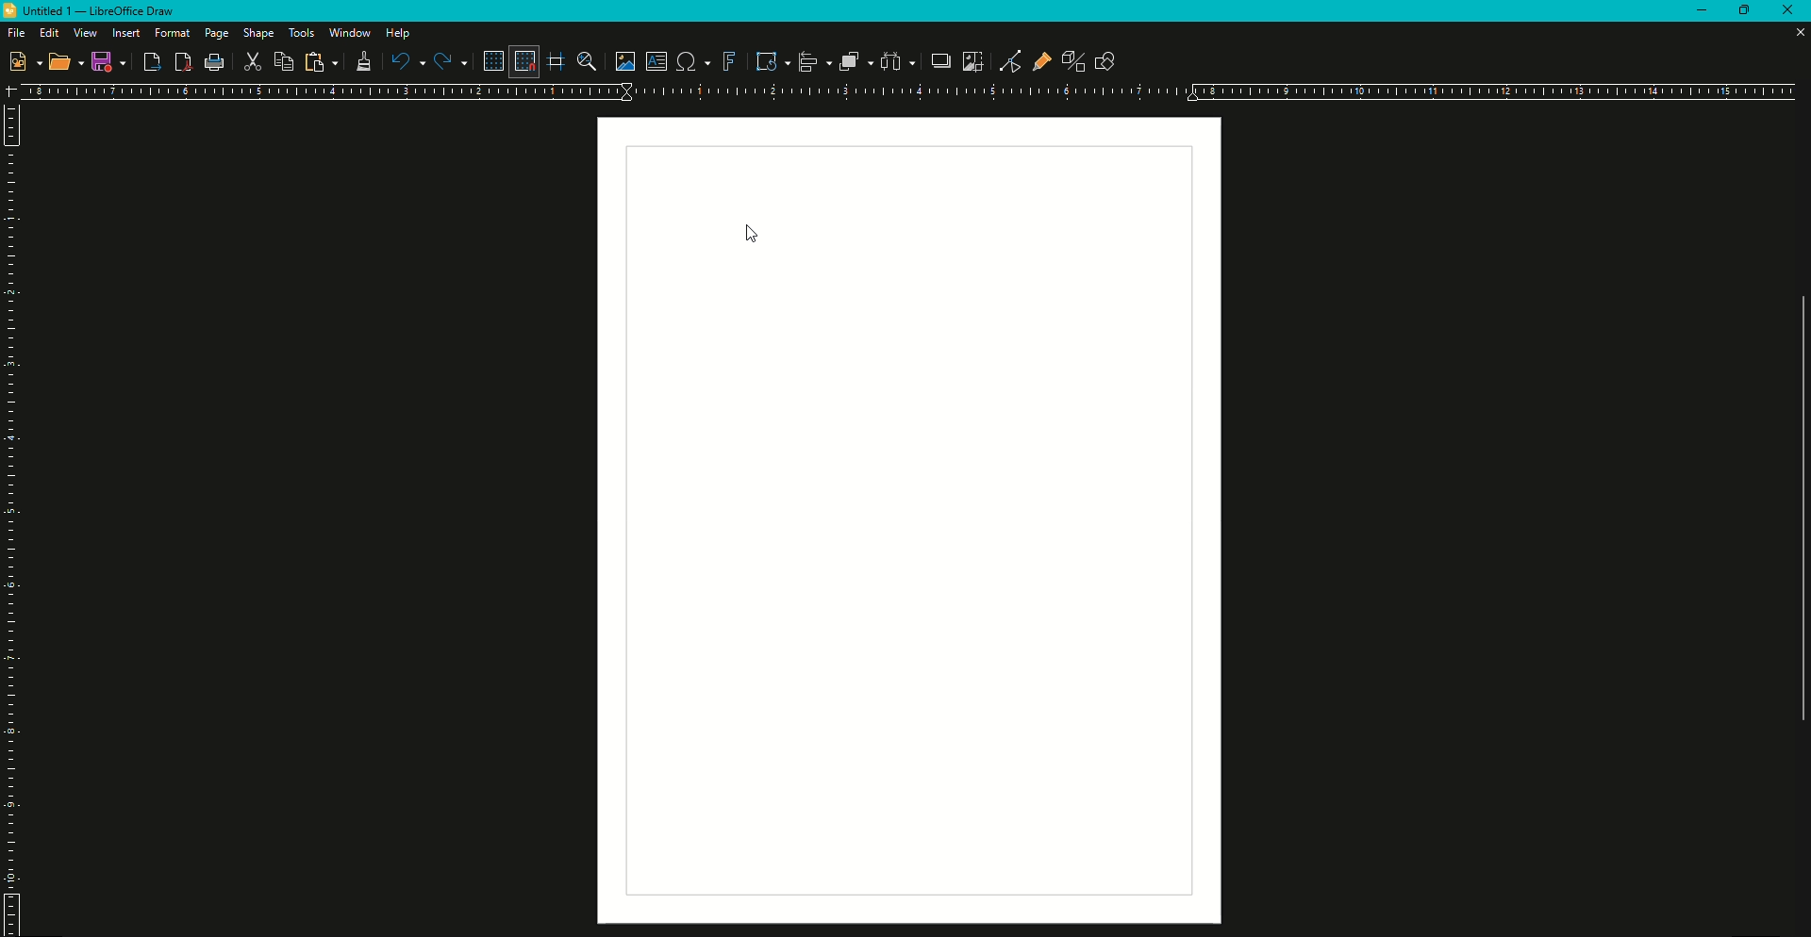 Image resolution: width=1811 pixels, height=937 pixels. Describe the element at coordinates (252, 61) in the screenshot. I see `Cut` at that location.